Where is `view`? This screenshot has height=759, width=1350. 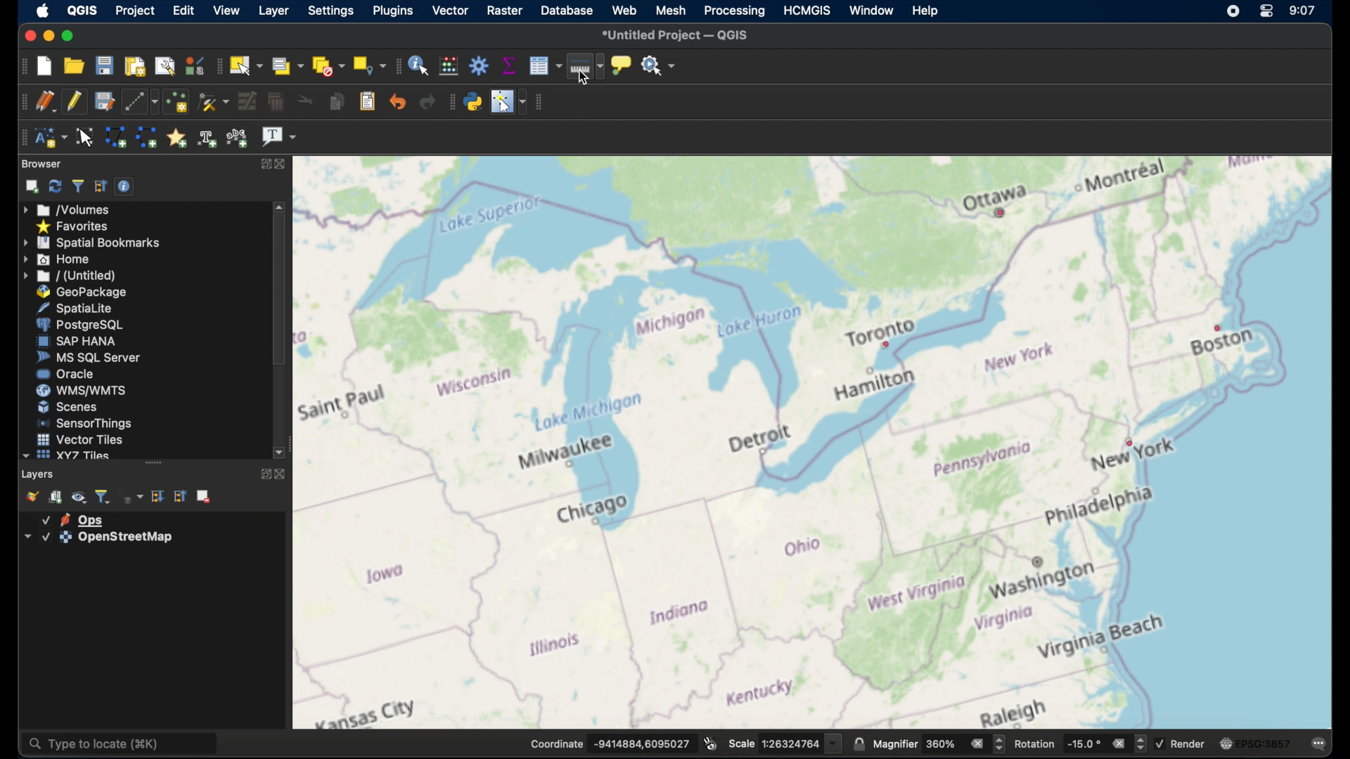 view is located at coordinates (225, 11).